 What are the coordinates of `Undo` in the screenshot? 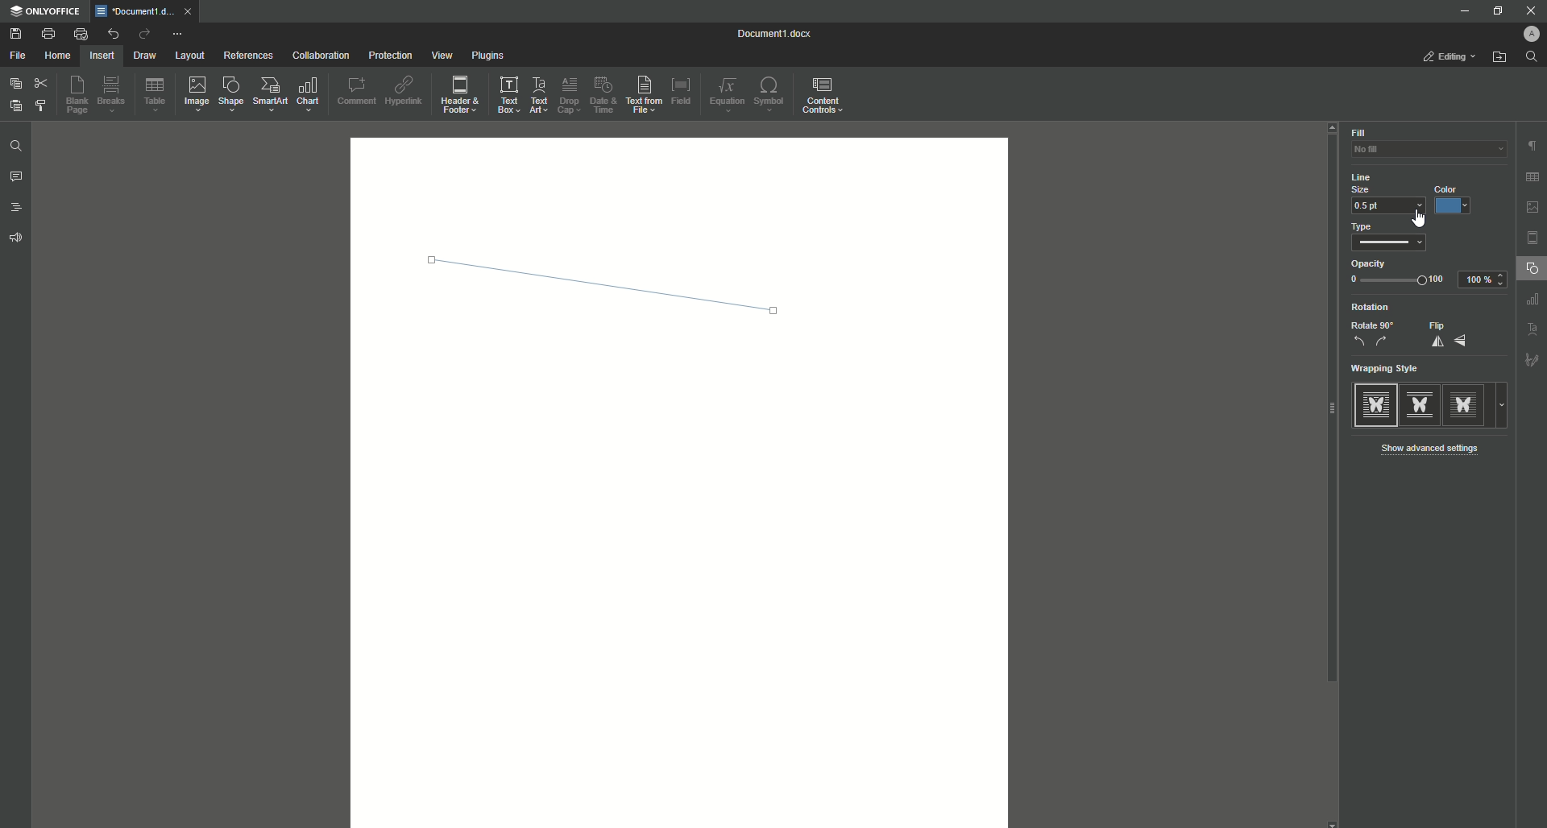 It's located at (112, 33).